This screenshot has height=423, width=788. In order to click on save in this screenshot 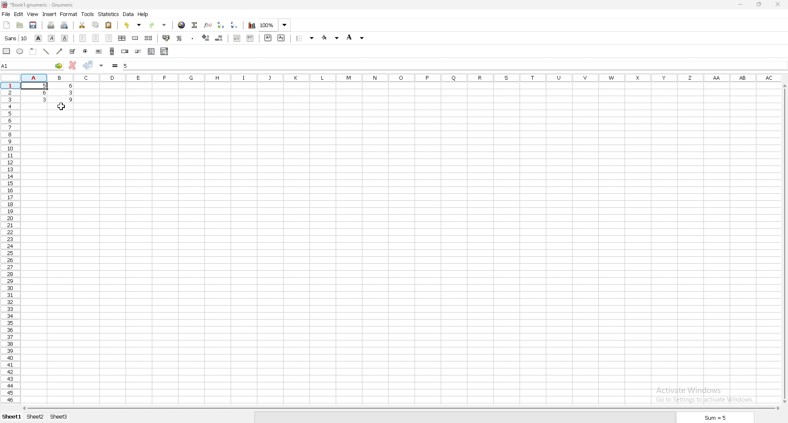, I will do `click(34, 25)`.